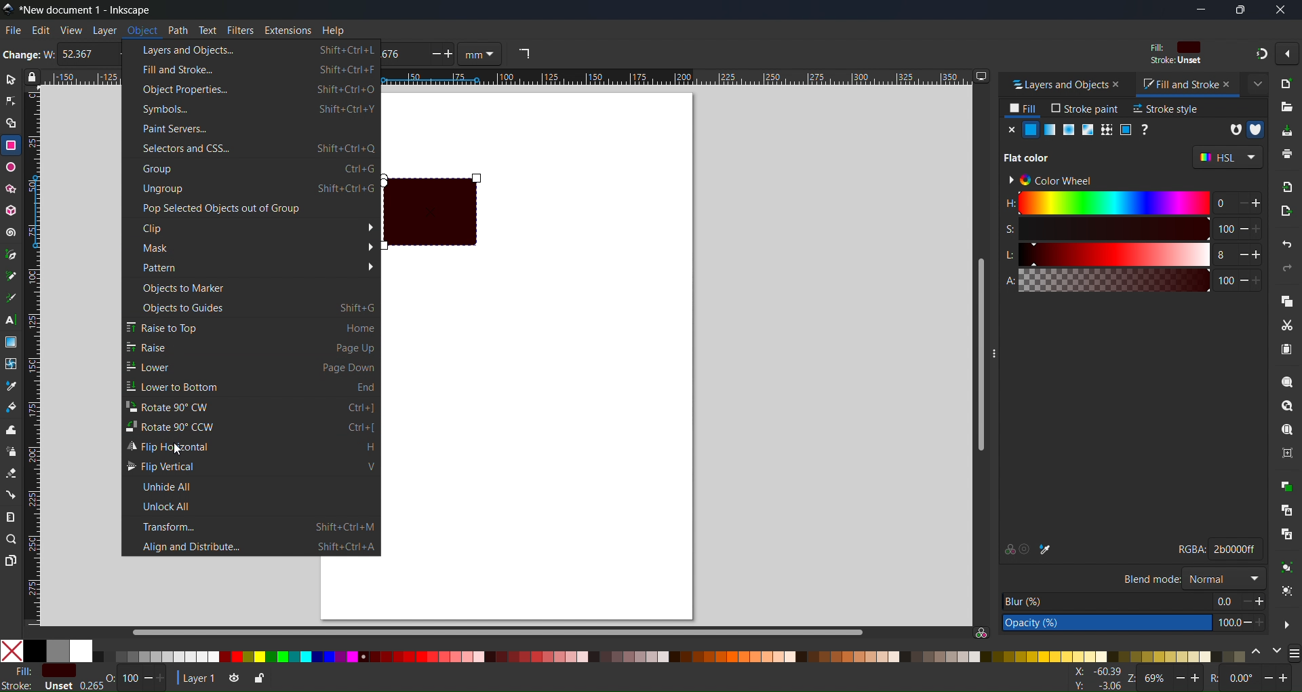  Describe the element at coordinates (1257, 653) in the screenshot. I see `Change color bar` at that location.